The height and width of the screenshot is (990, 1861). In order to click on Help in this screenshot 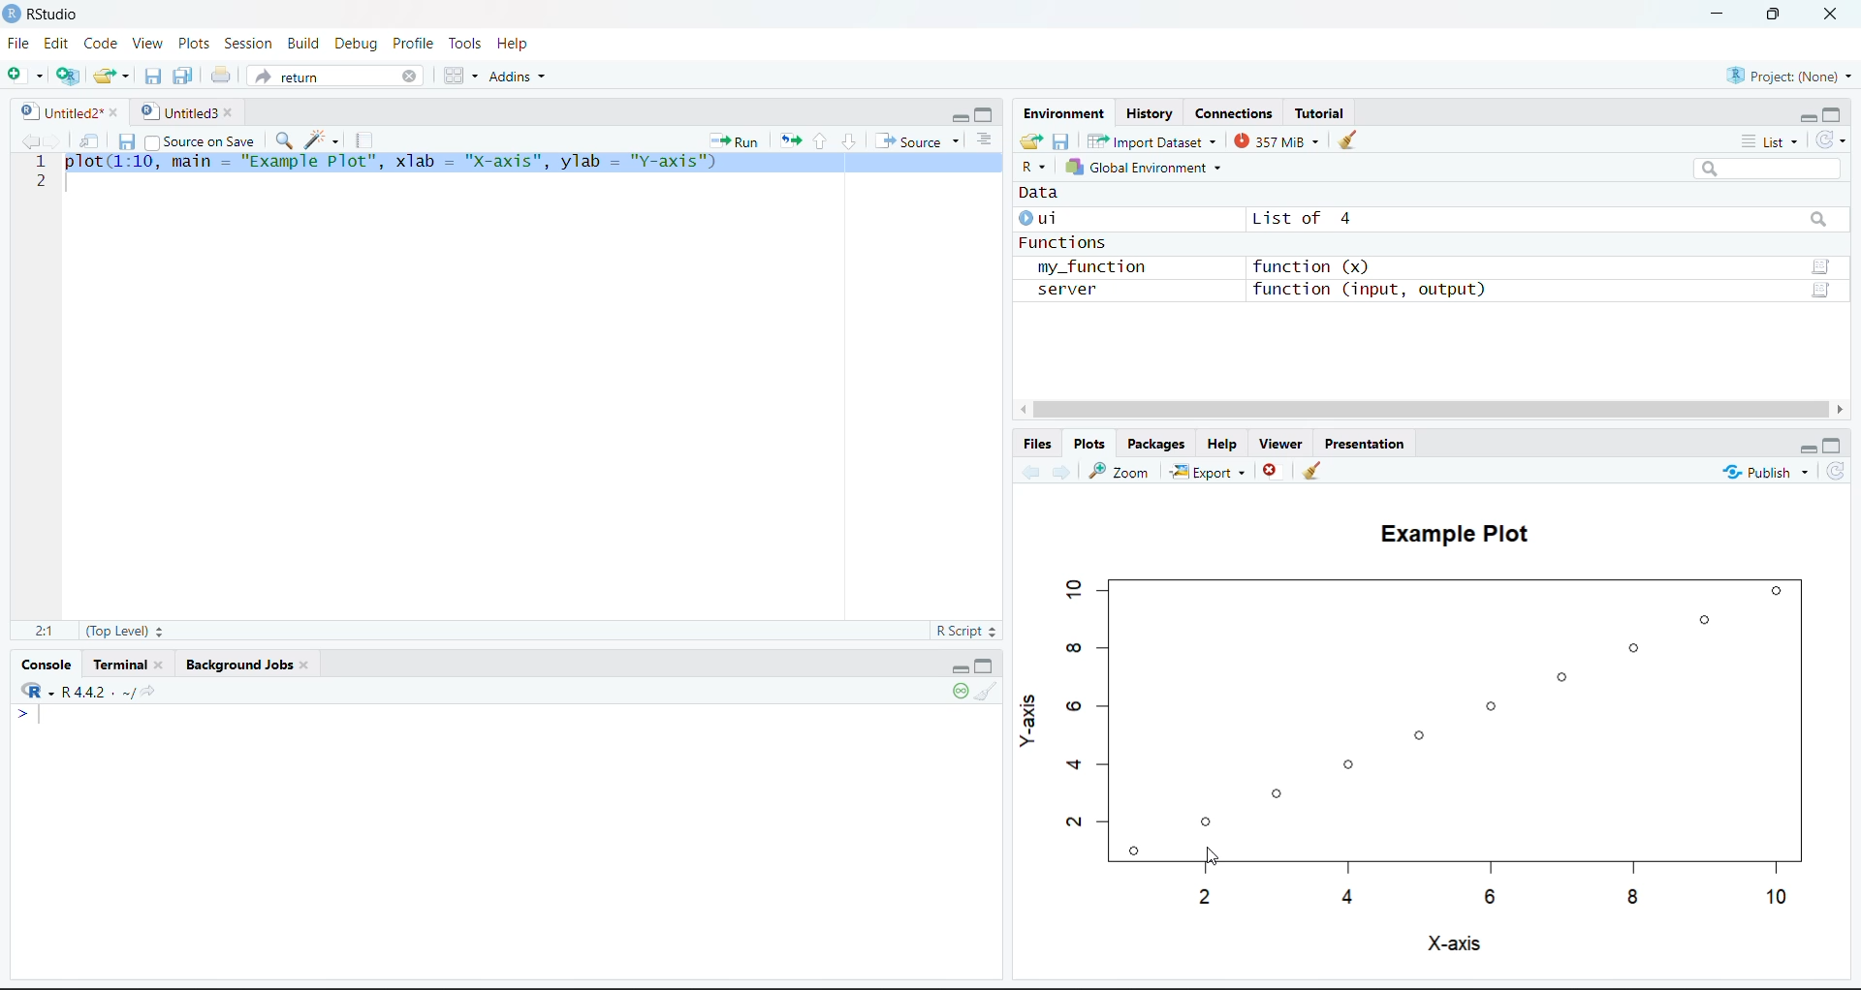, I will do `click(1226, 443)`.